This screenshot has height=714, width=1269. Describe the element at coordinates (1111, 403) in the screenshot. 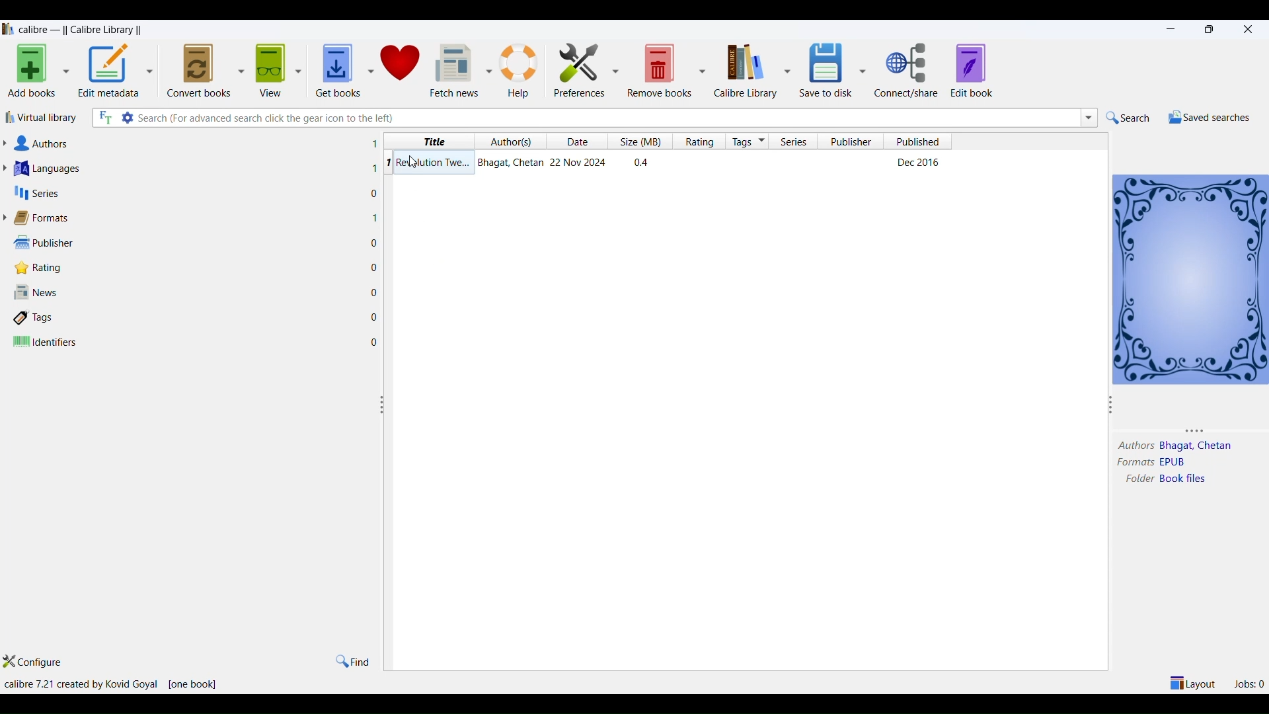

I see `resize` at that location.